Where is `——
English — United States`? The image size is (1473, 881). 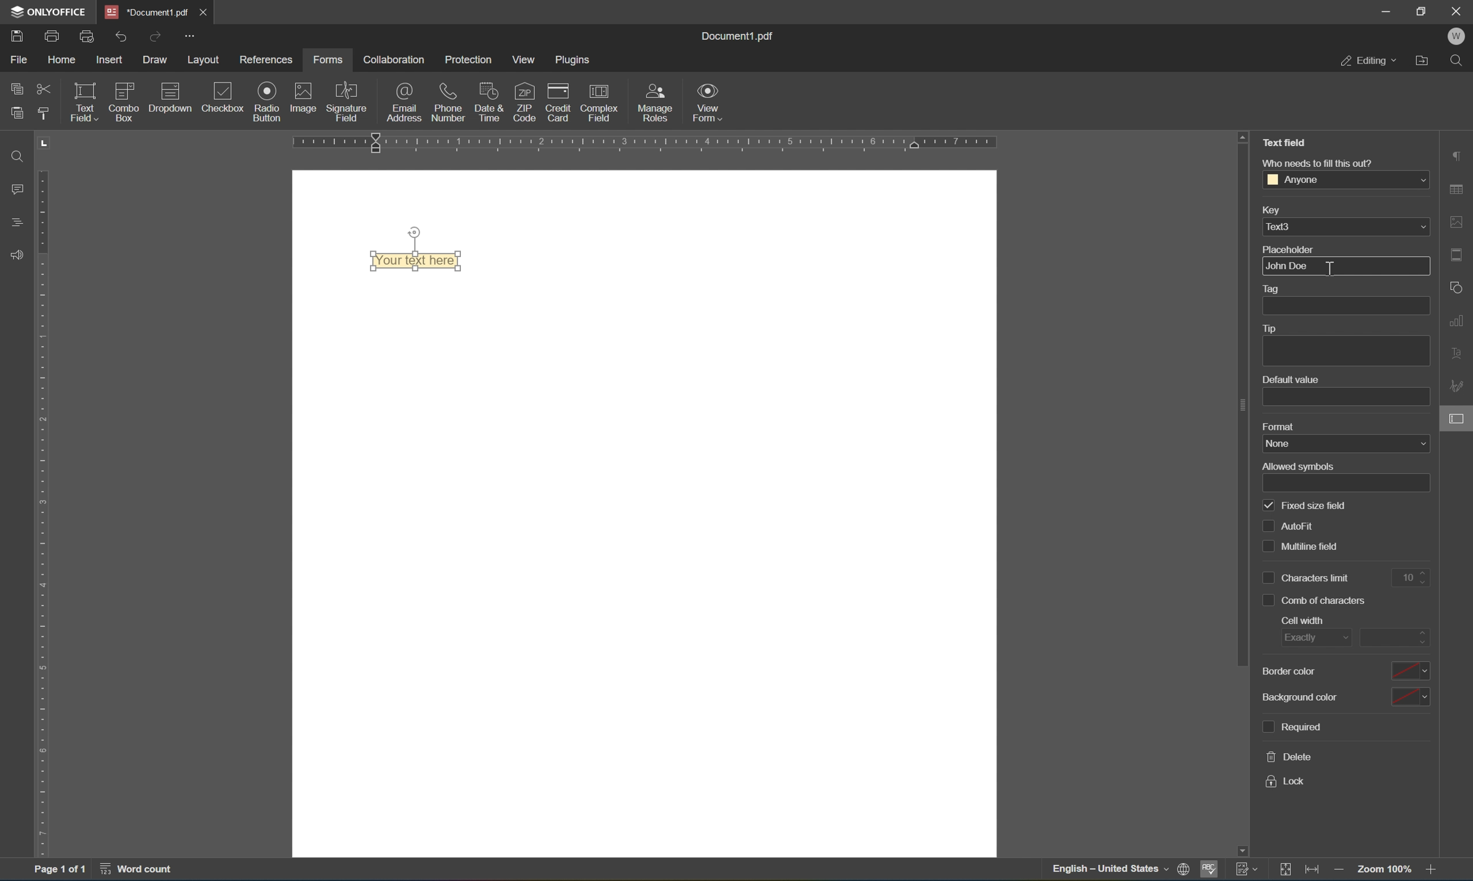 ——
English — United States is located at coordinates (1098, 872).